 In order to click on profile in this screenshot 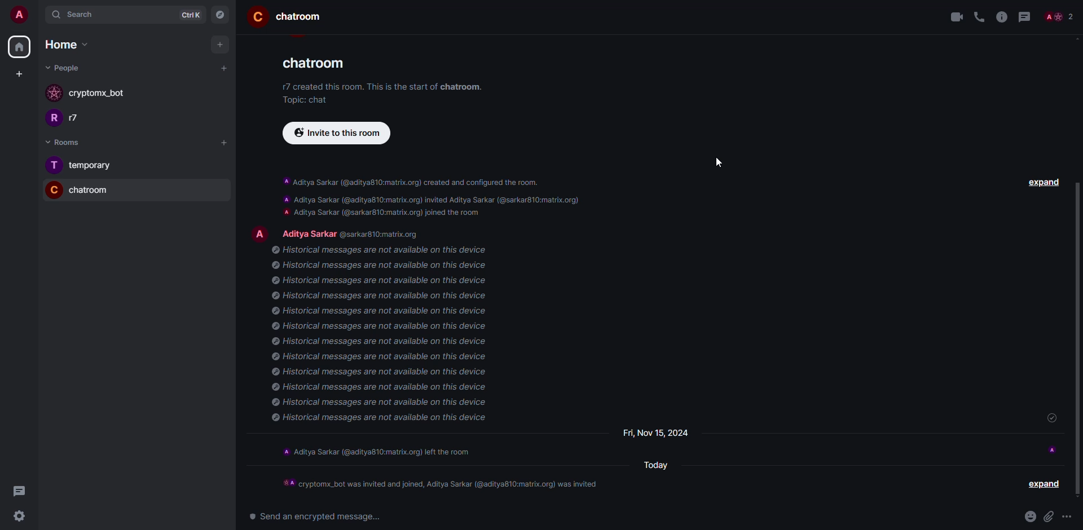, I will do `click(53, 165)`.